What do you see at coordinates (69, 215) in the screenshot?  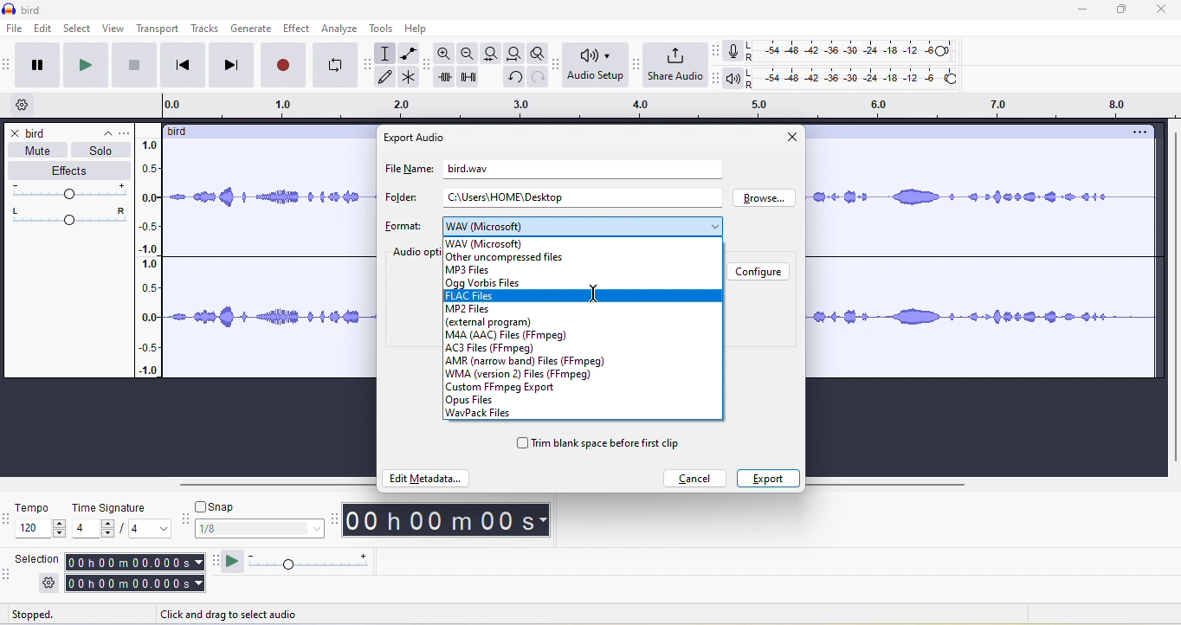 I see `pan:  center` at bounding box center [69, 215].